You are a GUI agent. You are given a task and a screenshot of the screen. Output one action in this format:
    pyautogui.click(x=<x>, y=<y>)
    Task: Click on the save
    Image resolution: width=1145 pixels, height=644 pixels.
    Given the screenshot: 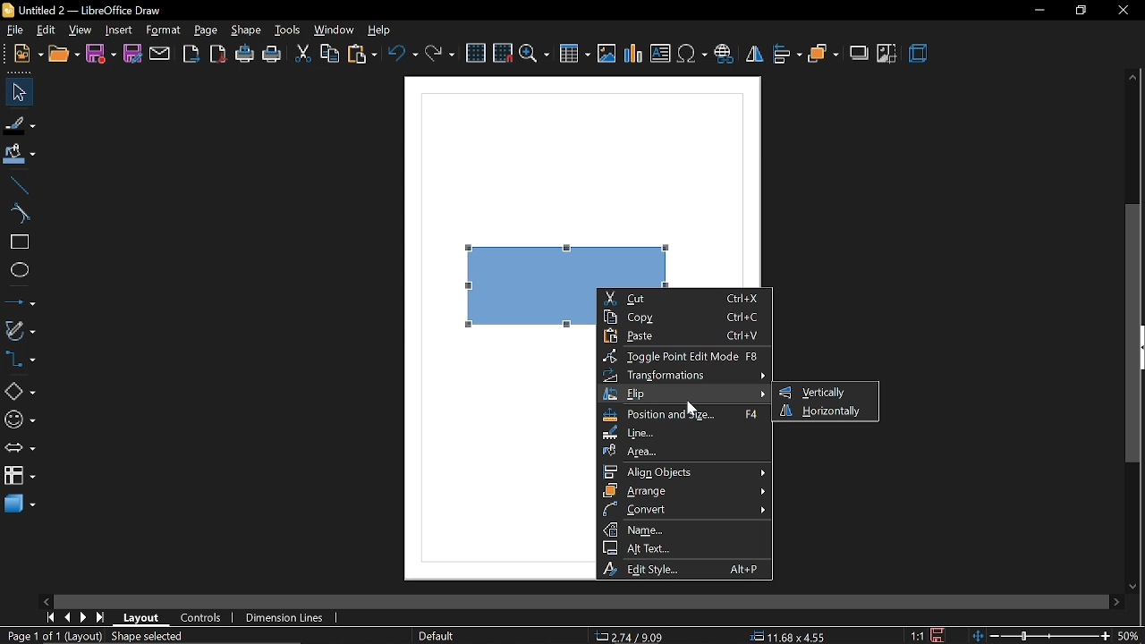 What is the action you would take?
    pyautogui.click(x=939, y=634)
    